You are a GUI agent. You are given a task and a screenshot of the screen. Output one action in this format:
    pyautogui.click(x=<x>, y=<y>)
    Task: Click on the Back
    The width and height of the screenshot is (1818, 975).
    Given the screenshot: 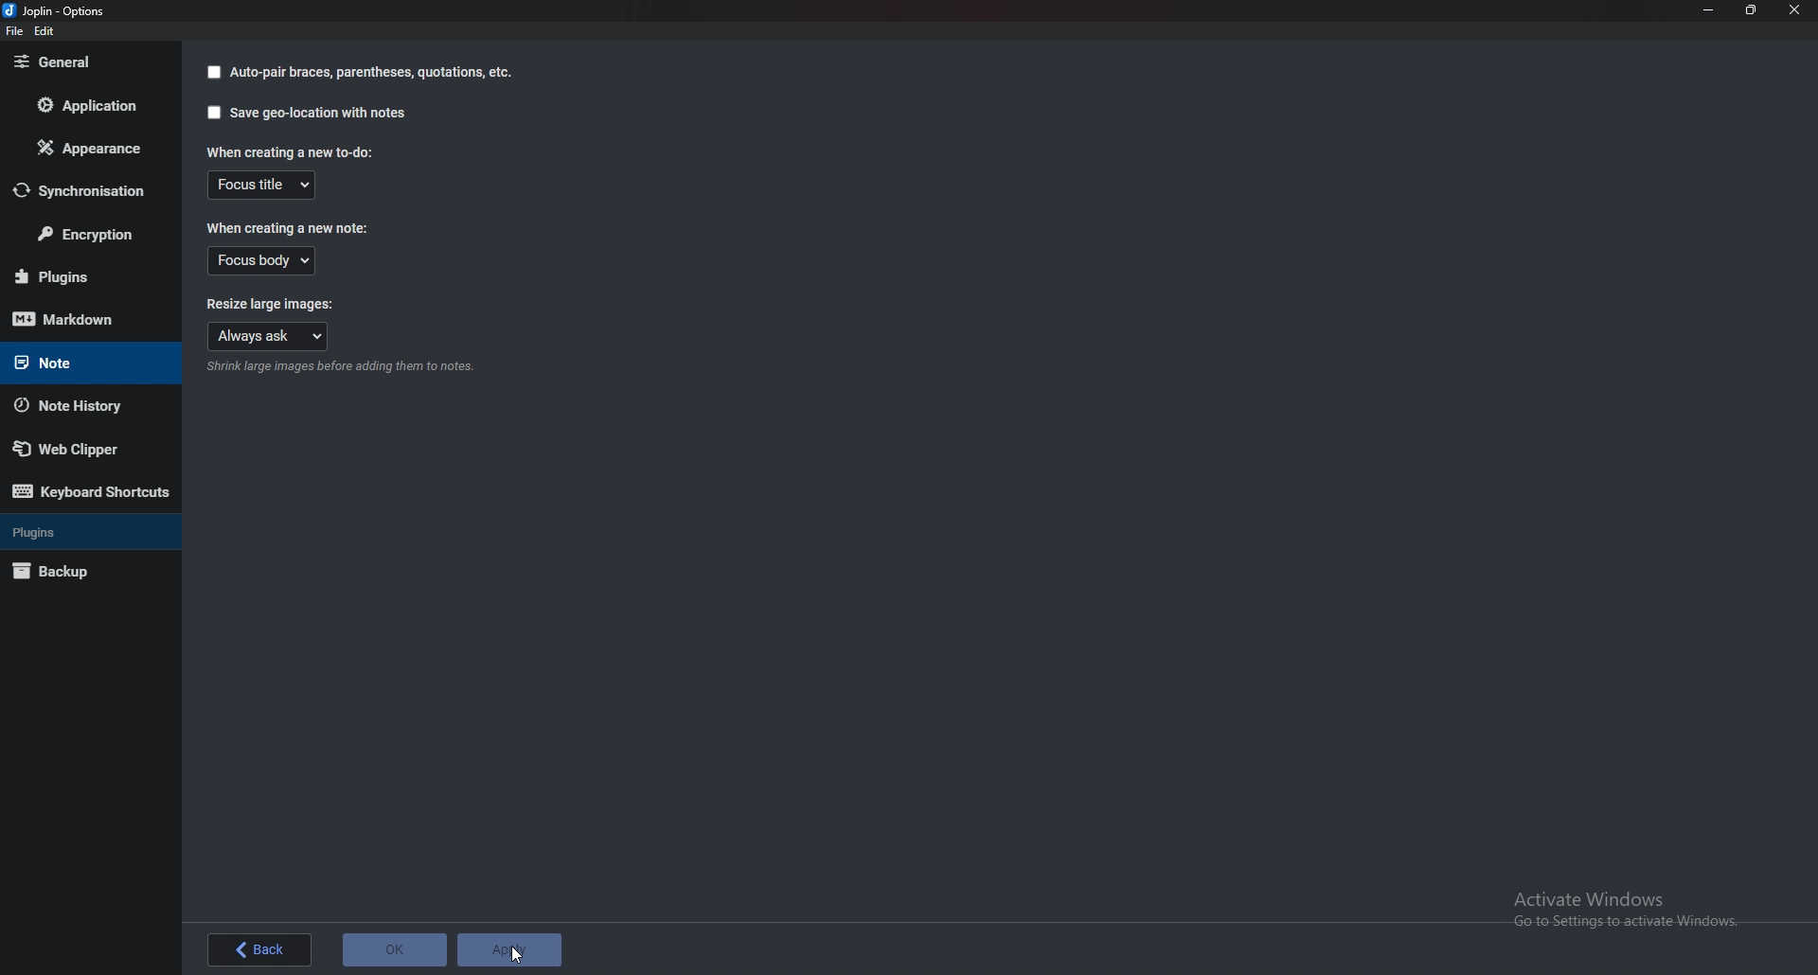 What is the action you would take?
    pyautogui.click(x=259, y=952)
    